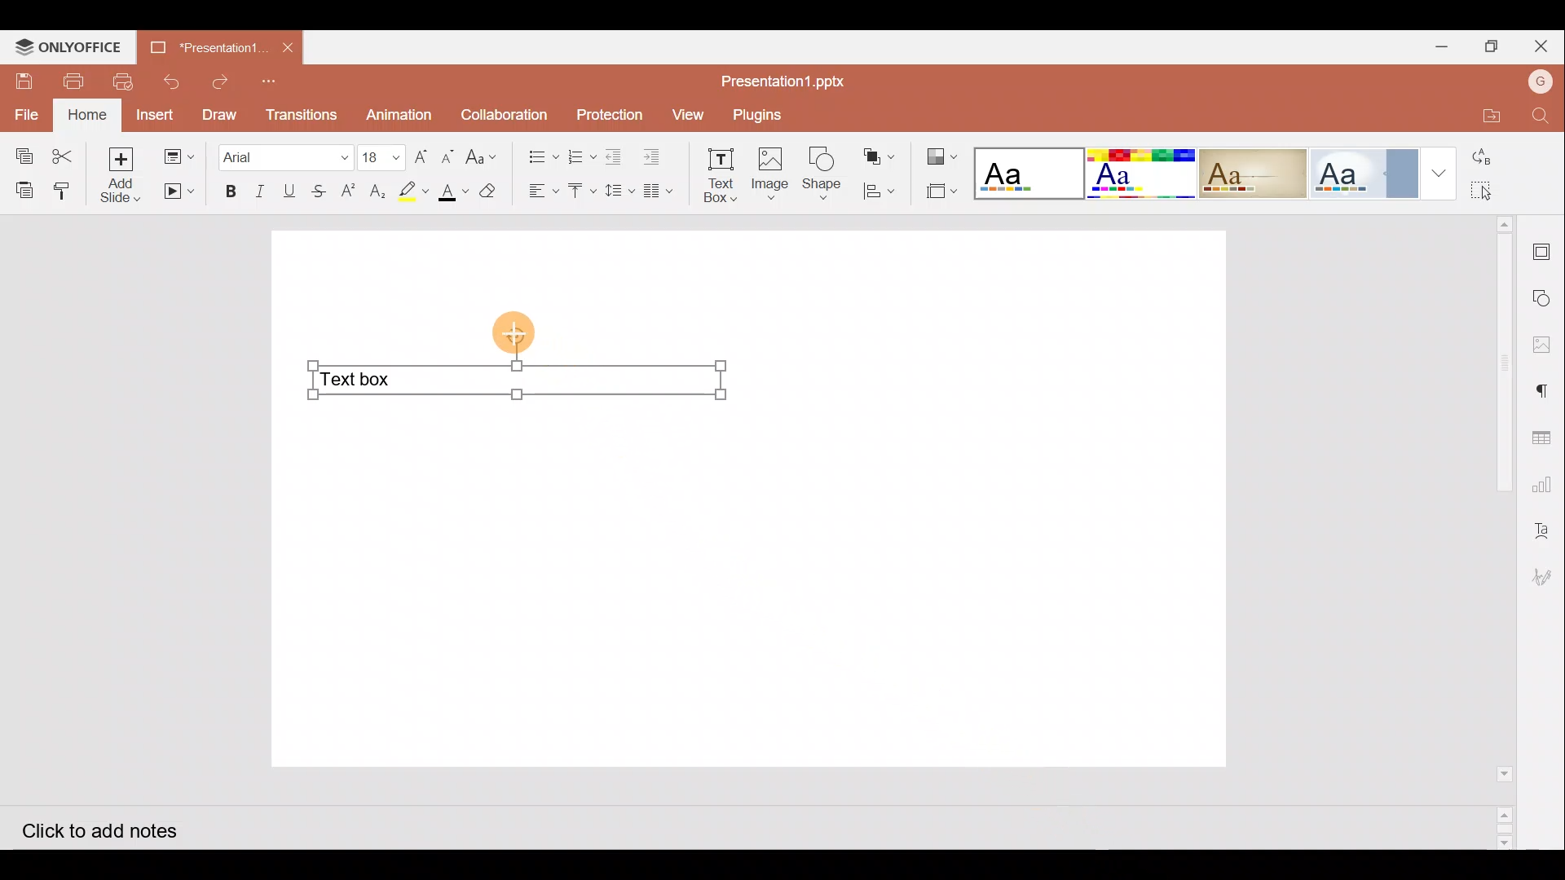 This screenshot has height=880, width=1565. What do you see at coordinates (400, 115) in the screenshot?
I see `Animation` at bounding box center [400, 115].